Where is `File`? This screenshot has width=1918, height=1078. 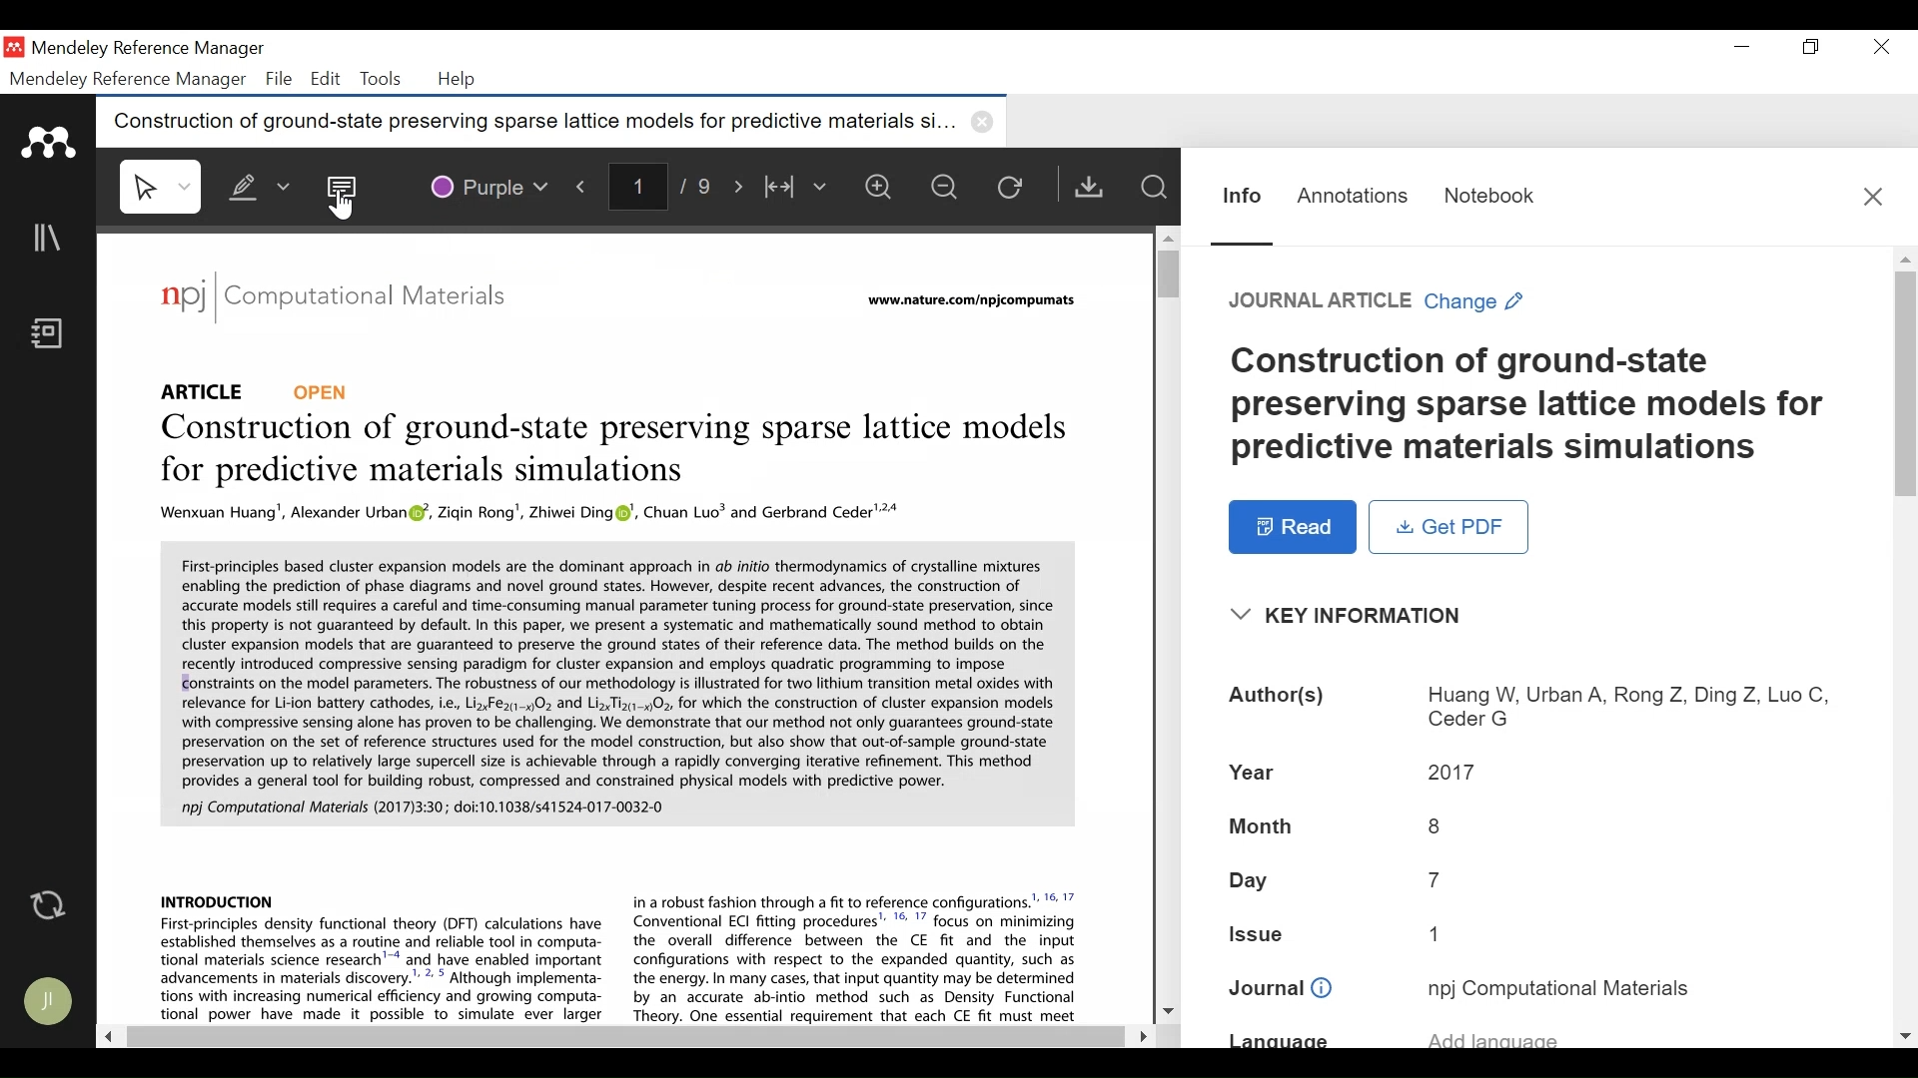 File is located at coordinates (280, 79).